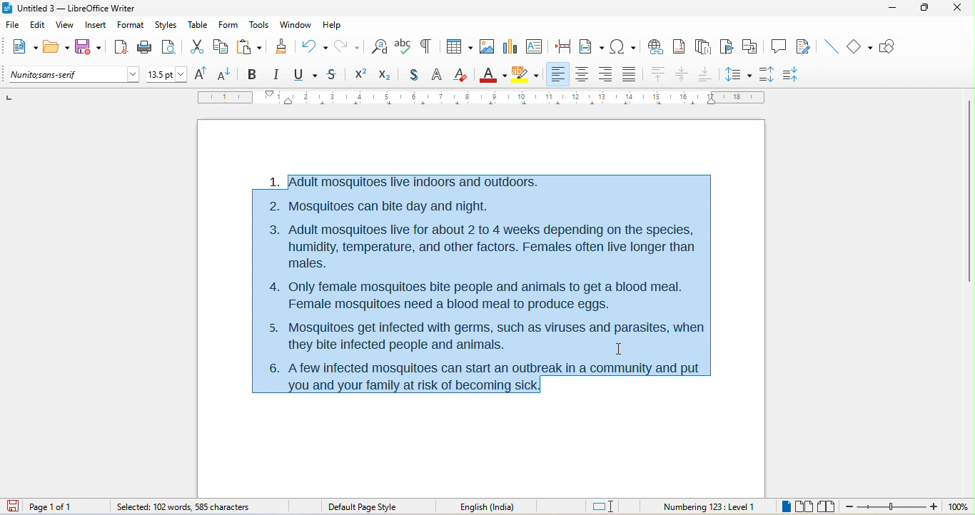 The height and width of the screenshot is (515, 975). Describe the element at coordinates (826, 506) in the screenshot. I see `book view` at that location.